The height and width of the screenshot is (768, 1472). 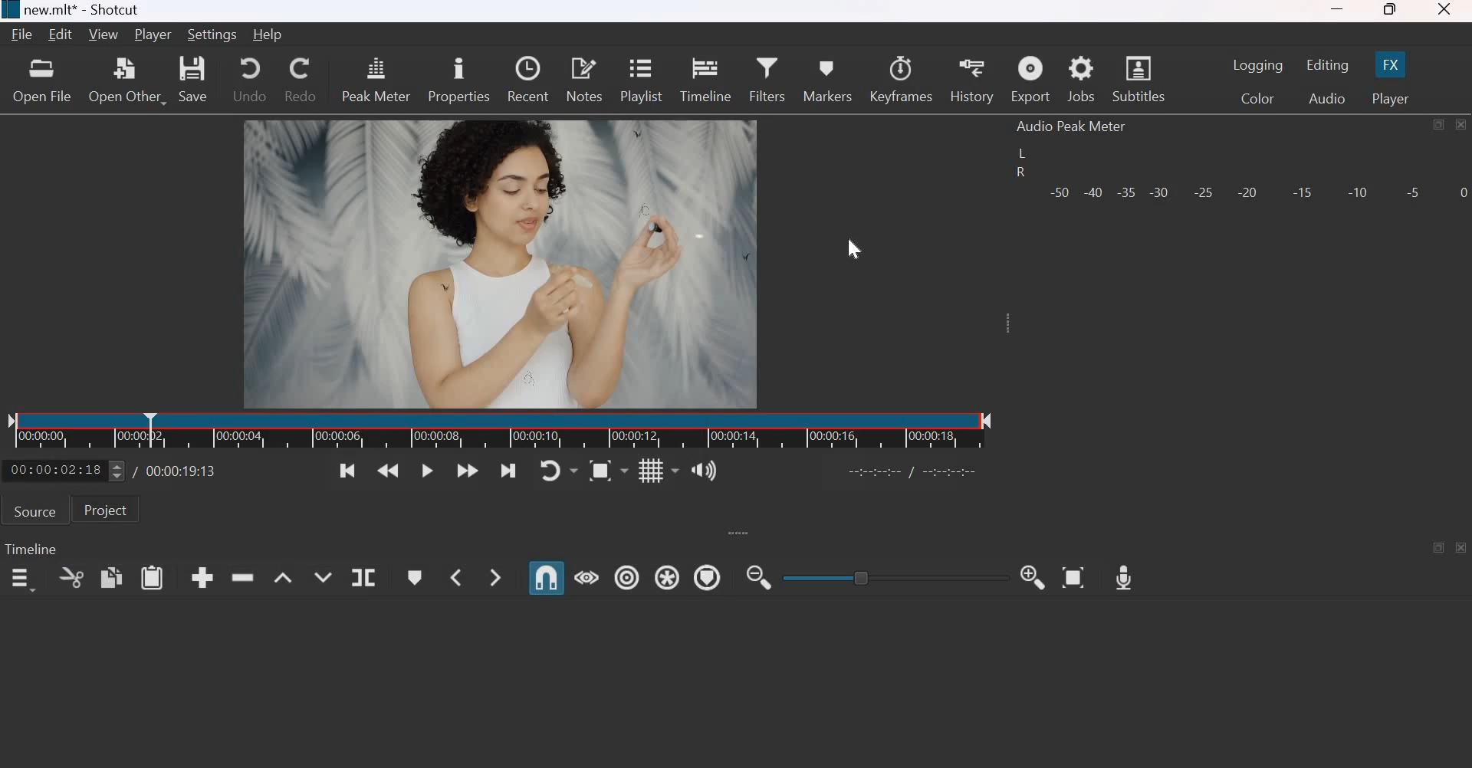 I want to click on zoom slider, so click(x=889, y=577).